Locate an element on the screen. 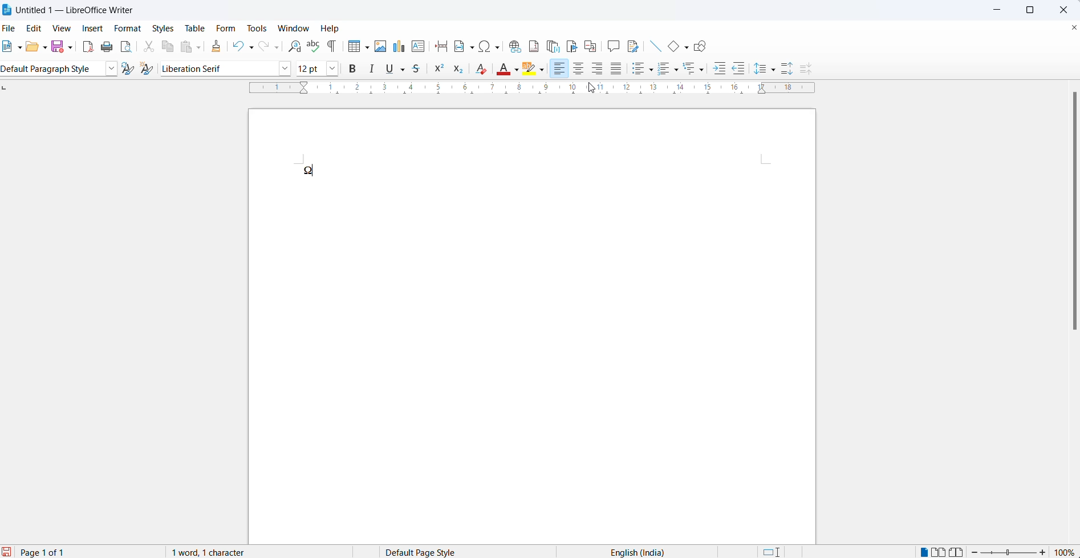  current page is located at coordinates (46, 551).